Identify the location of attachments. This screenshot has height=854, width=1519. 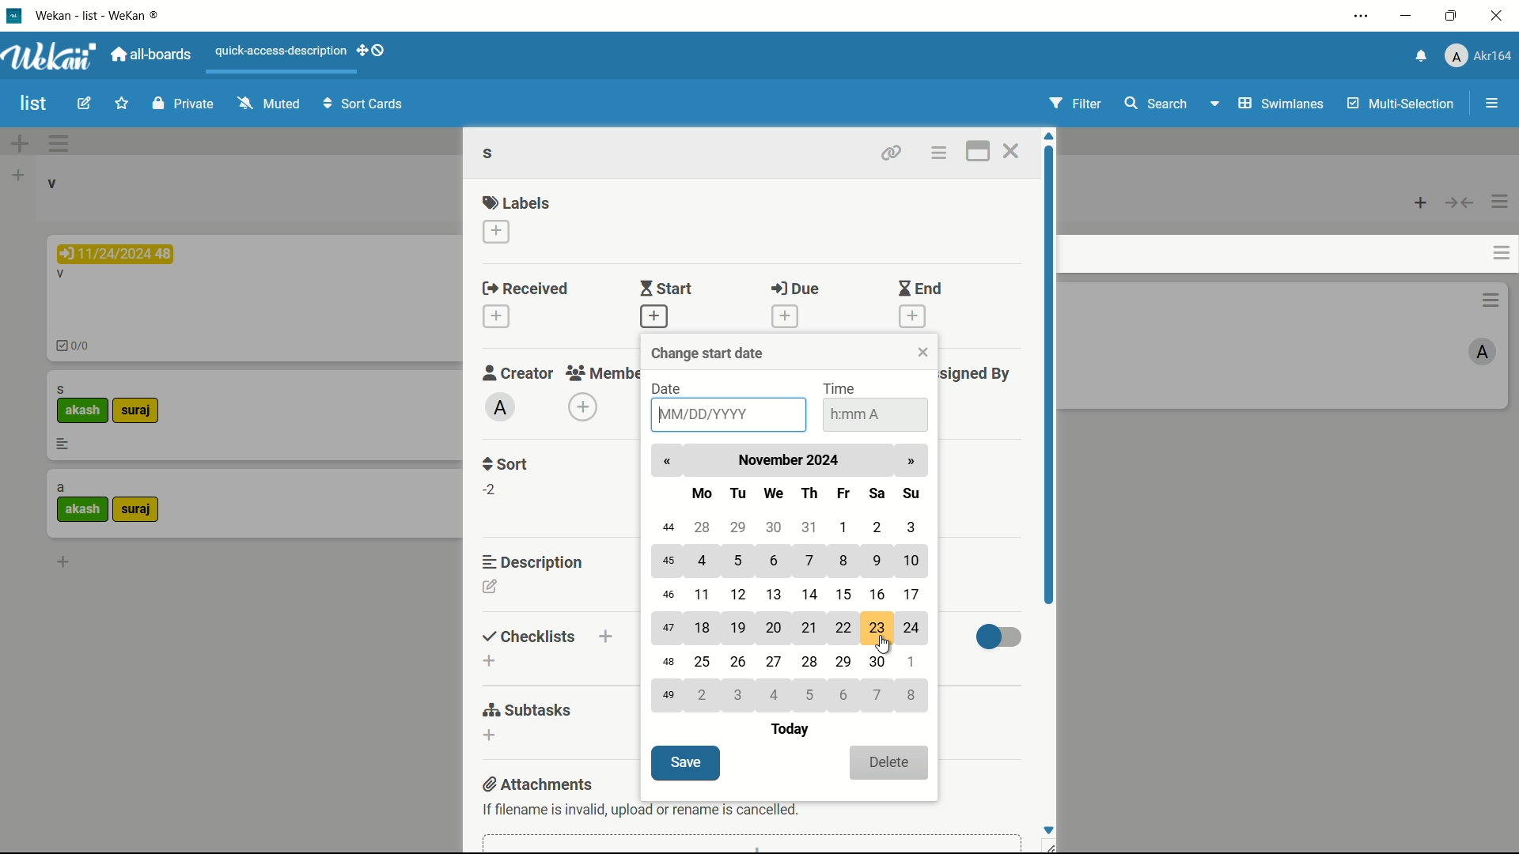
(536, 784).